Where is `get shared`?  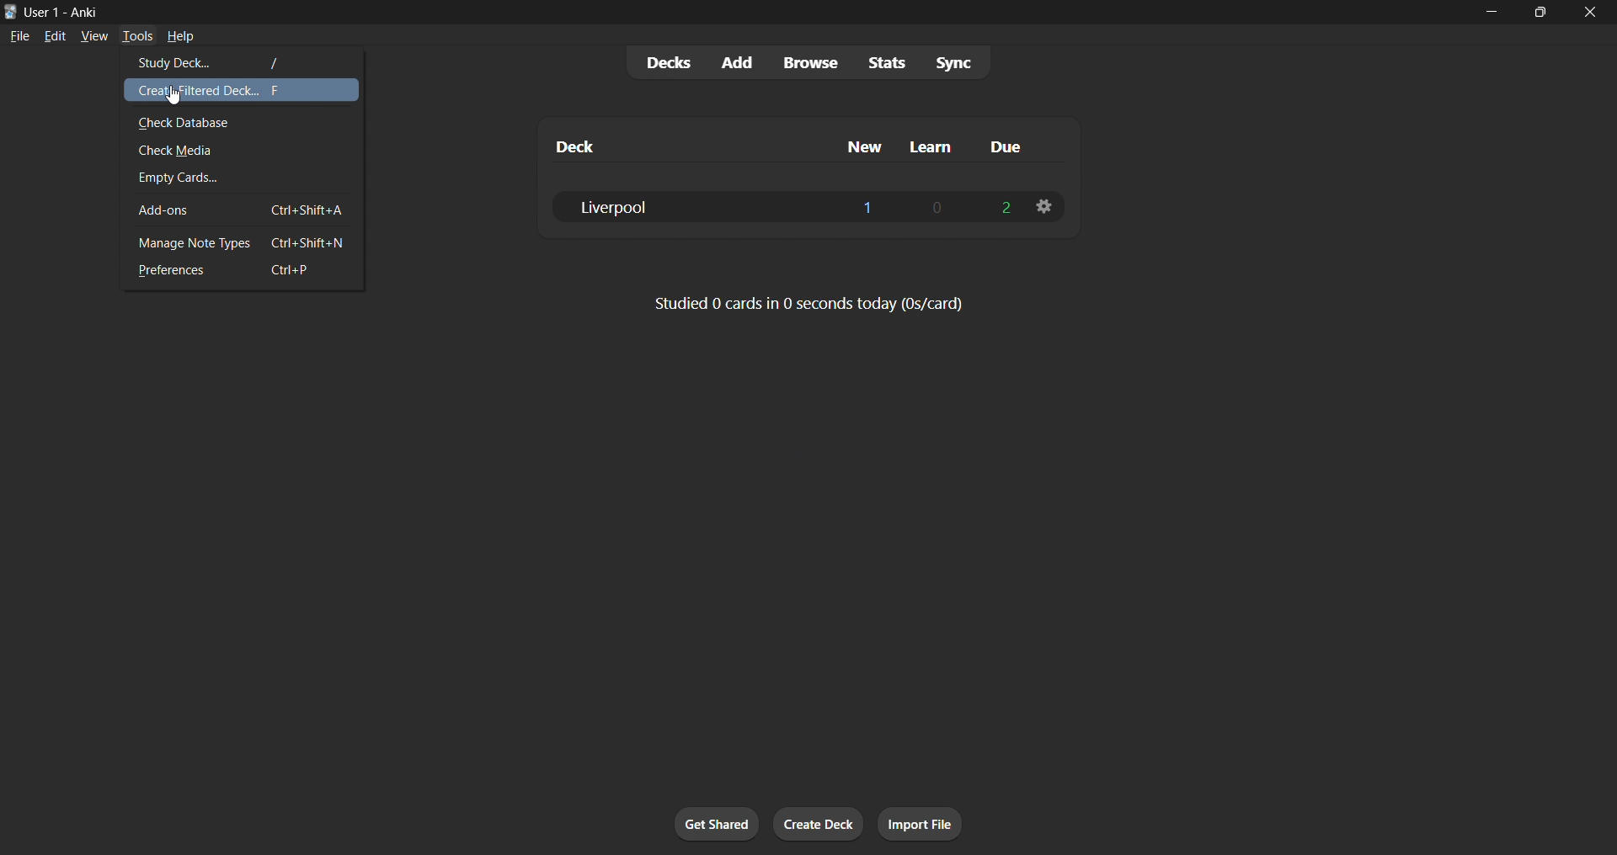
get shared is located at coordinates (718, 823).